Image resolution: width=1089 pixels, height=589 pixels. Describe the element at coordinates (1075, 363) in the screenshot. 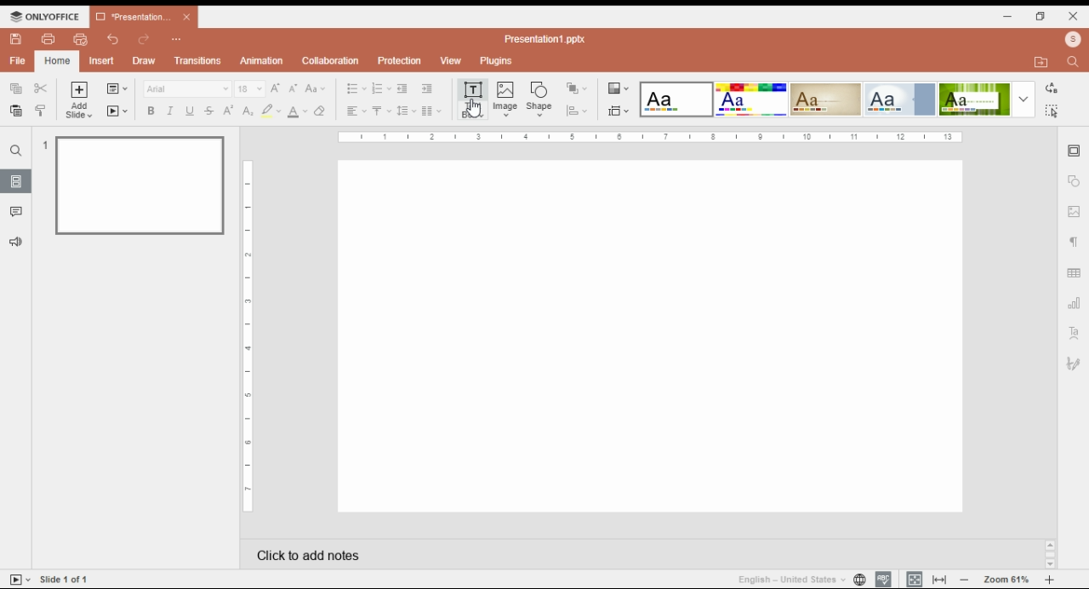

I see `Signature settings` at that location.